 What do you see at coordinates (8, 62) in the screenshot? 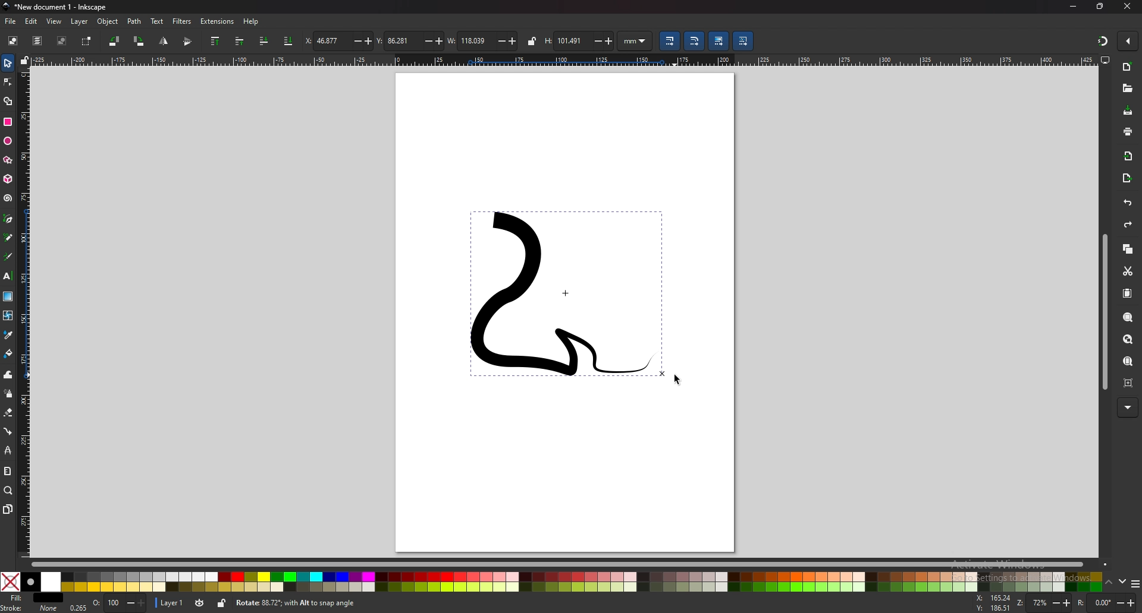
I see `selector` at bounding box center [8, 62].